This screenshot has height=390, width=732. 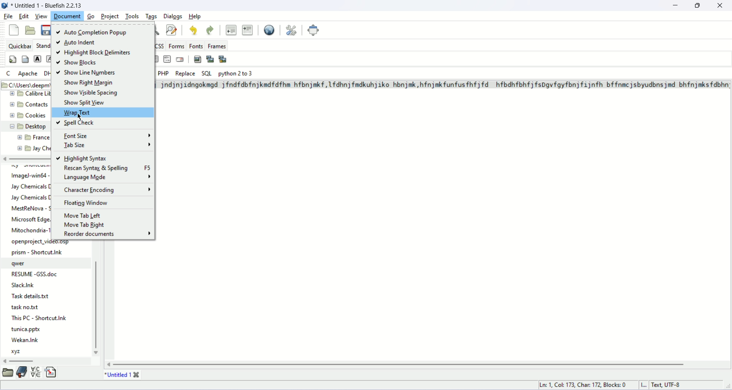 I want to click on new, so click(x=14, y=30).